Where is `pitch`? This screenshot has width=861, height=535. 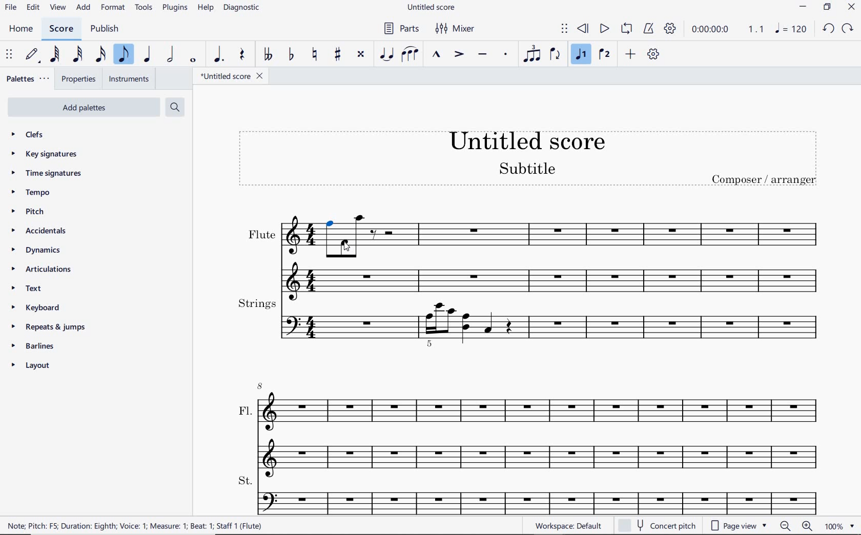
pitch is located at coordinates (30, 213).